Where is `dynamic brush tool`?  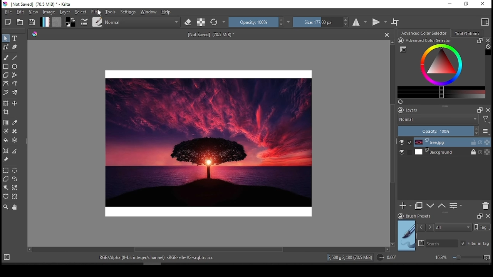 dynamic brush tool is located at coordinates (6, 93).